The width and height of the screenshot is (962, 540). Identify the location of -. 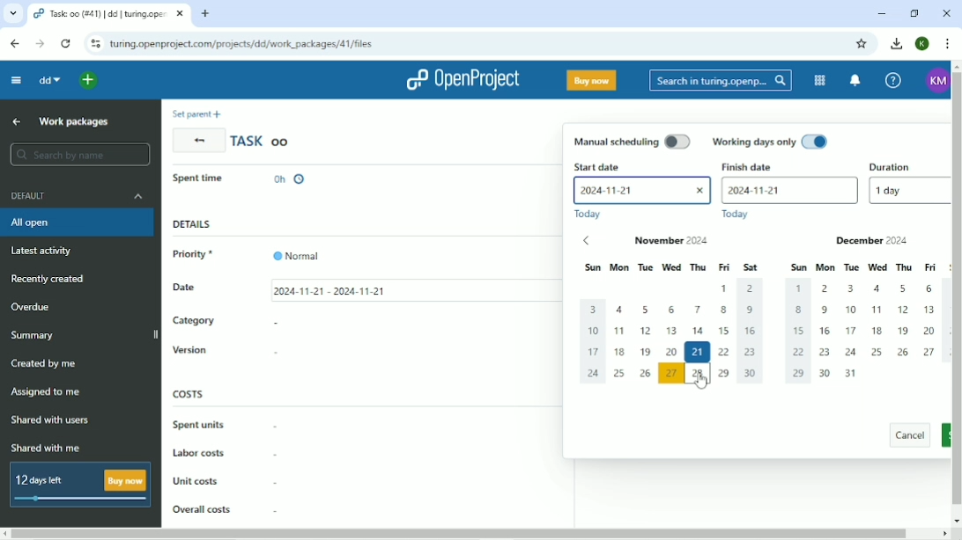
(277, 324).